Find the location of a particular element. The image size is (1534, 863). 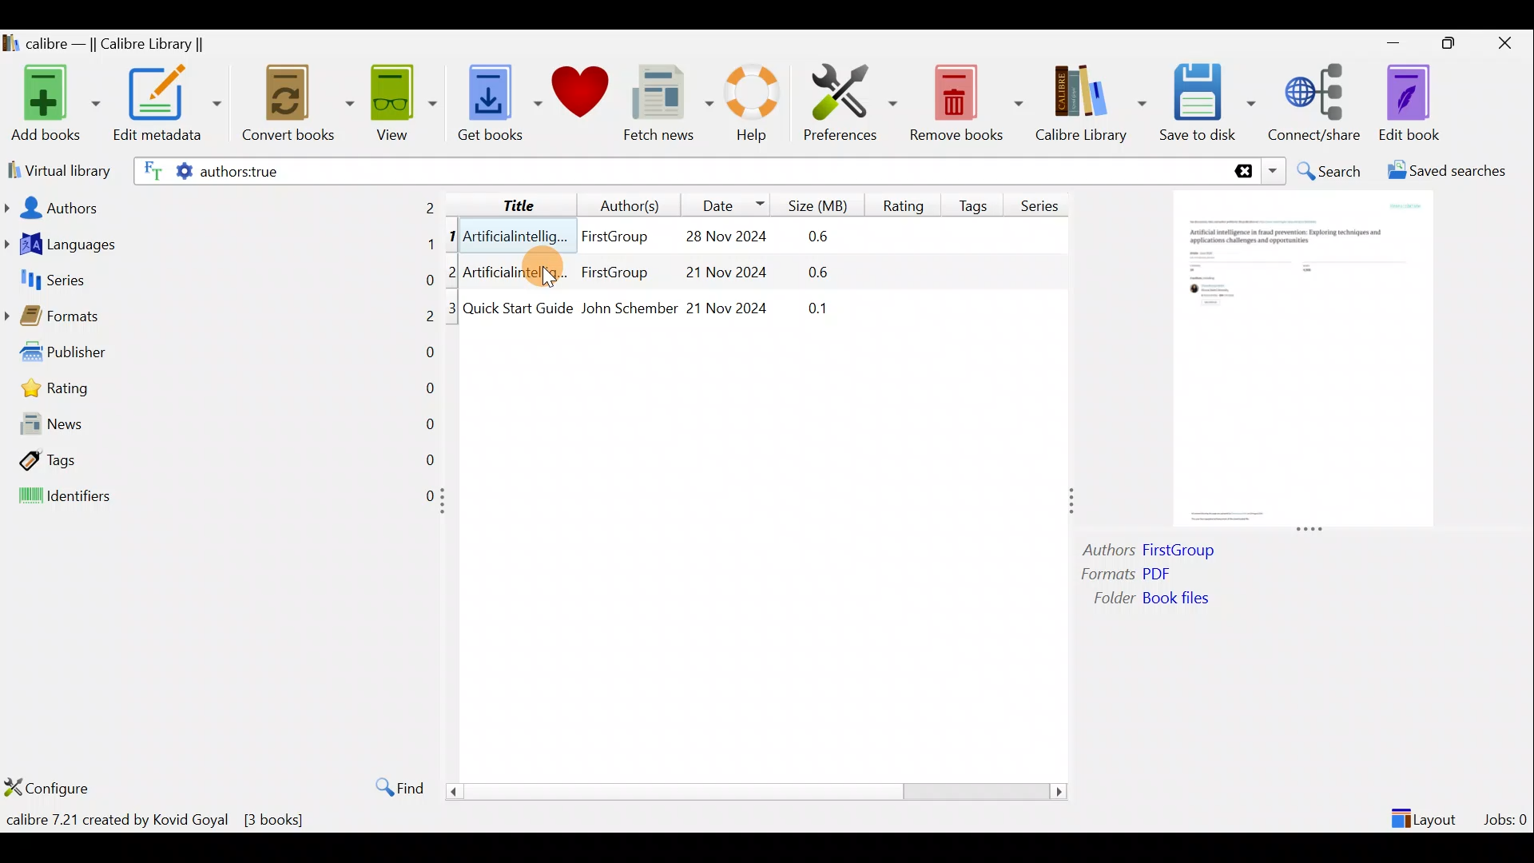

Jobs: 0 is located at coordinates (1507, 815).